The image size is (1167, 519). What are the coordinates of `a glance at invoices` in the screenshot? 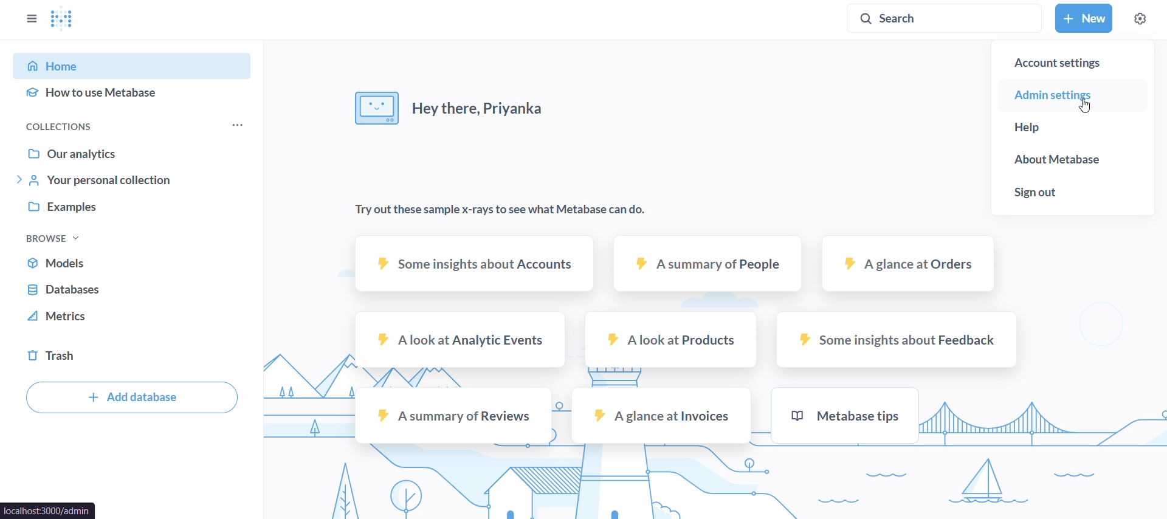 It's located at (660, 417).